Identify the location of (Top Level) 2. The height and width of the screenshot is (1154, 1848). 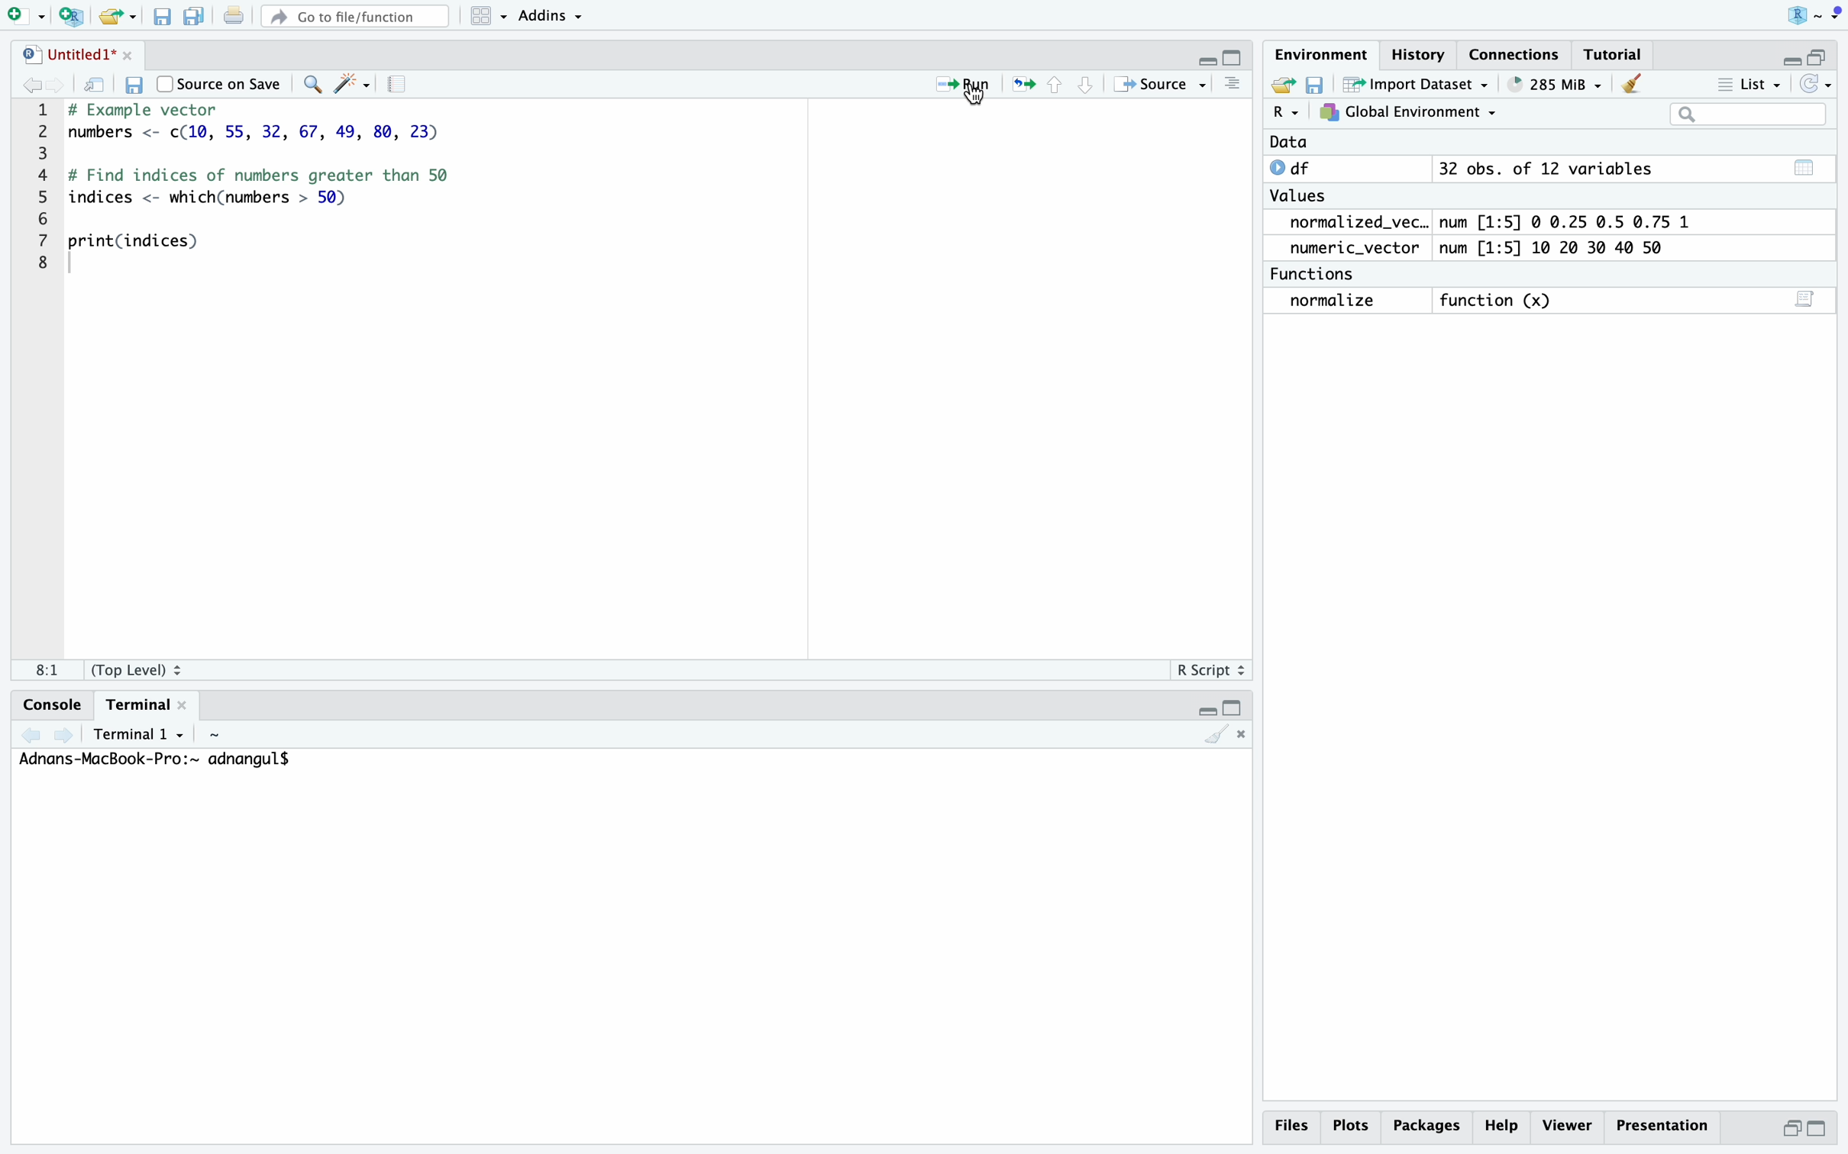
(139, 669).